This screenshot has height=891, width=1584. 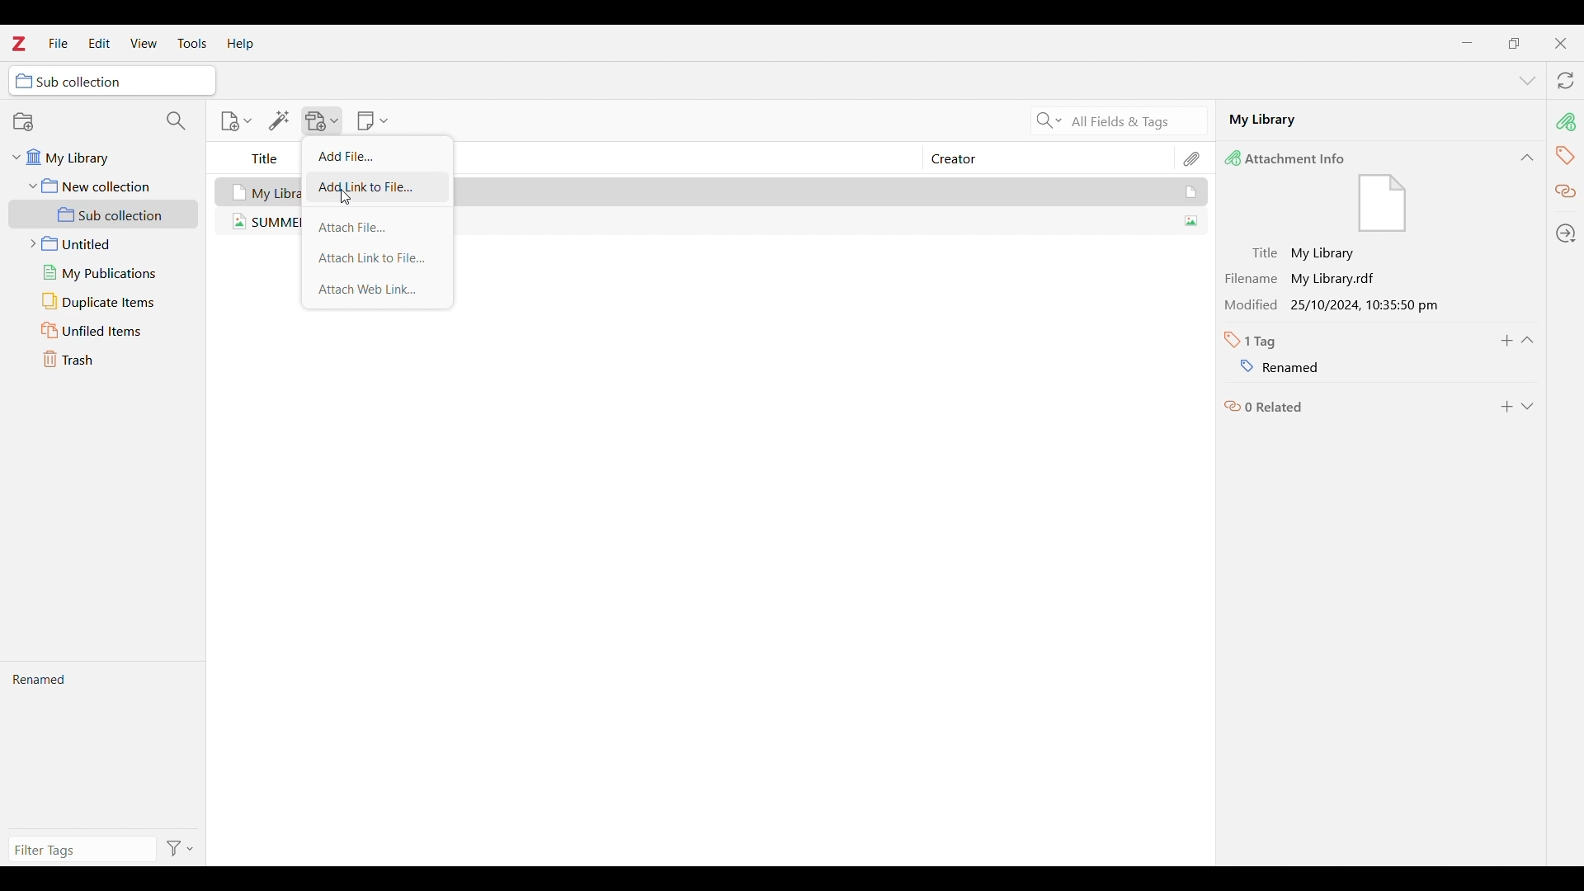 What do you see at coordinates (18, 43) in the screenshot?
I see `Software logo` at bounding box center [18, 43].